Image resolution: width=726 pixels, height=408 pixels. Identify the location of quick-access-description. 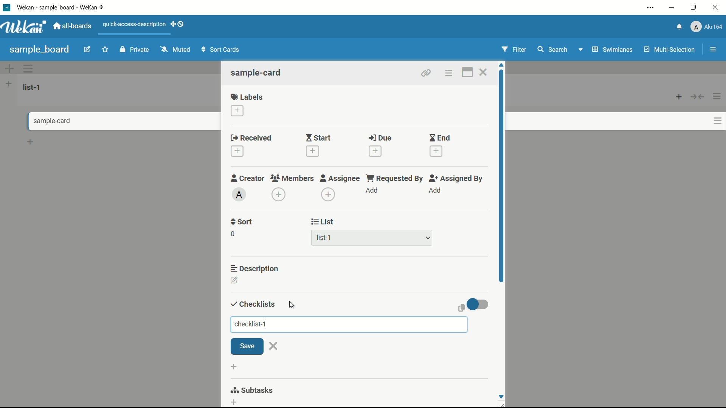
(135, 24).